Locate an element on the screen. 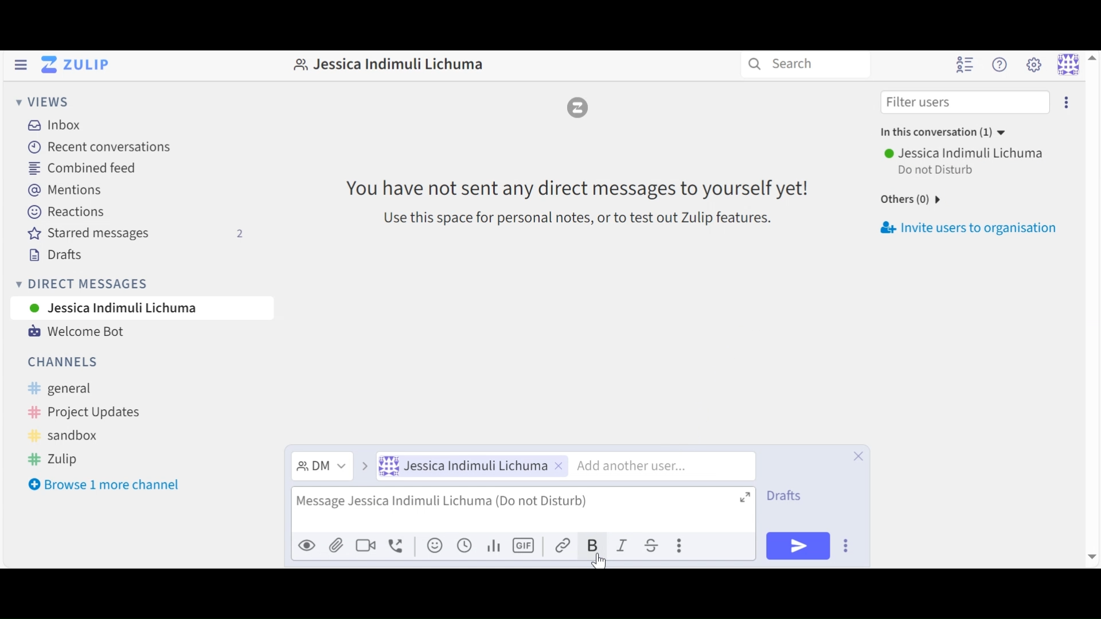 The height and width of the screenshot is (619, 1101). Invite users to organisation is located at coordinates (974, 230).